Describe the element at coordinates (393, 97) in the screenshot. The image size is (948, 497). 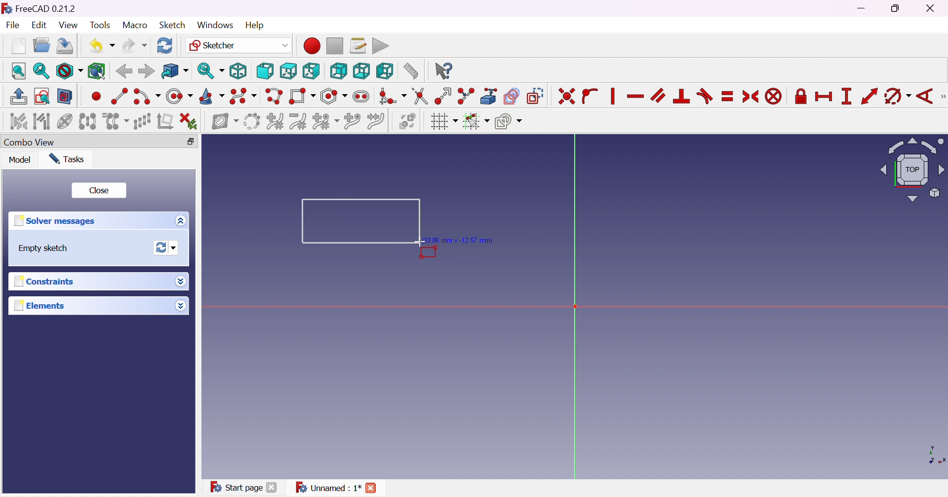
I see `Create fillet` at that location.